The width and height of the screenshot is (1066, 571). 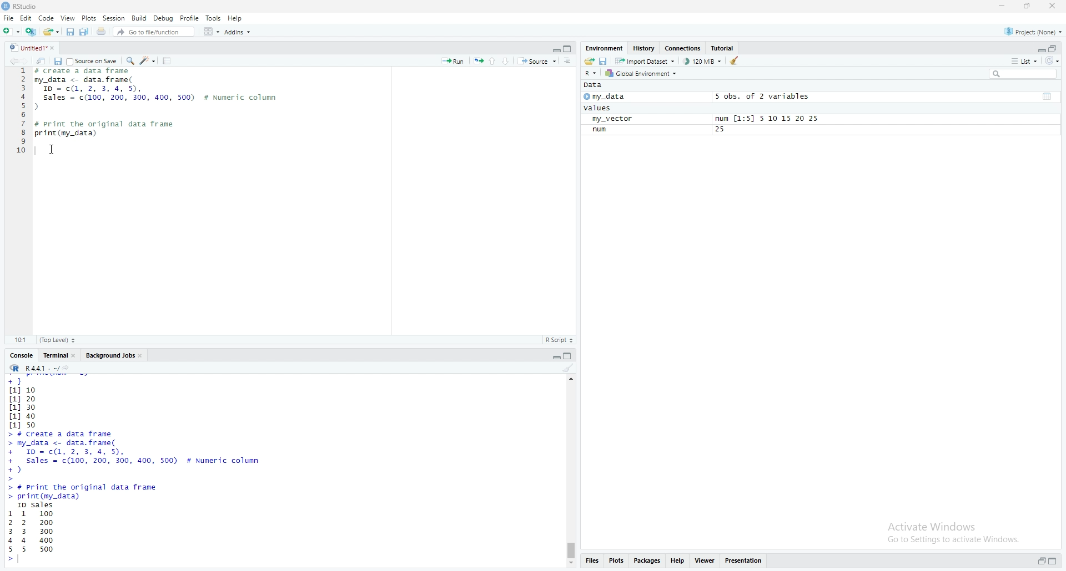 What do you see at coordinates (765, 118) in the screenshot?
I see `num [1:5] 5 10 15 20 25` at bounding box center [765, 118].